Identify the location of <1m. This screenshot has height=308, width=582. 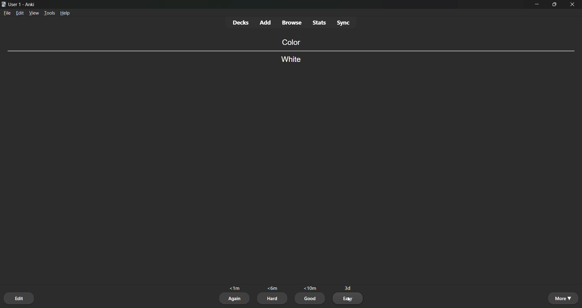
(236, 287).